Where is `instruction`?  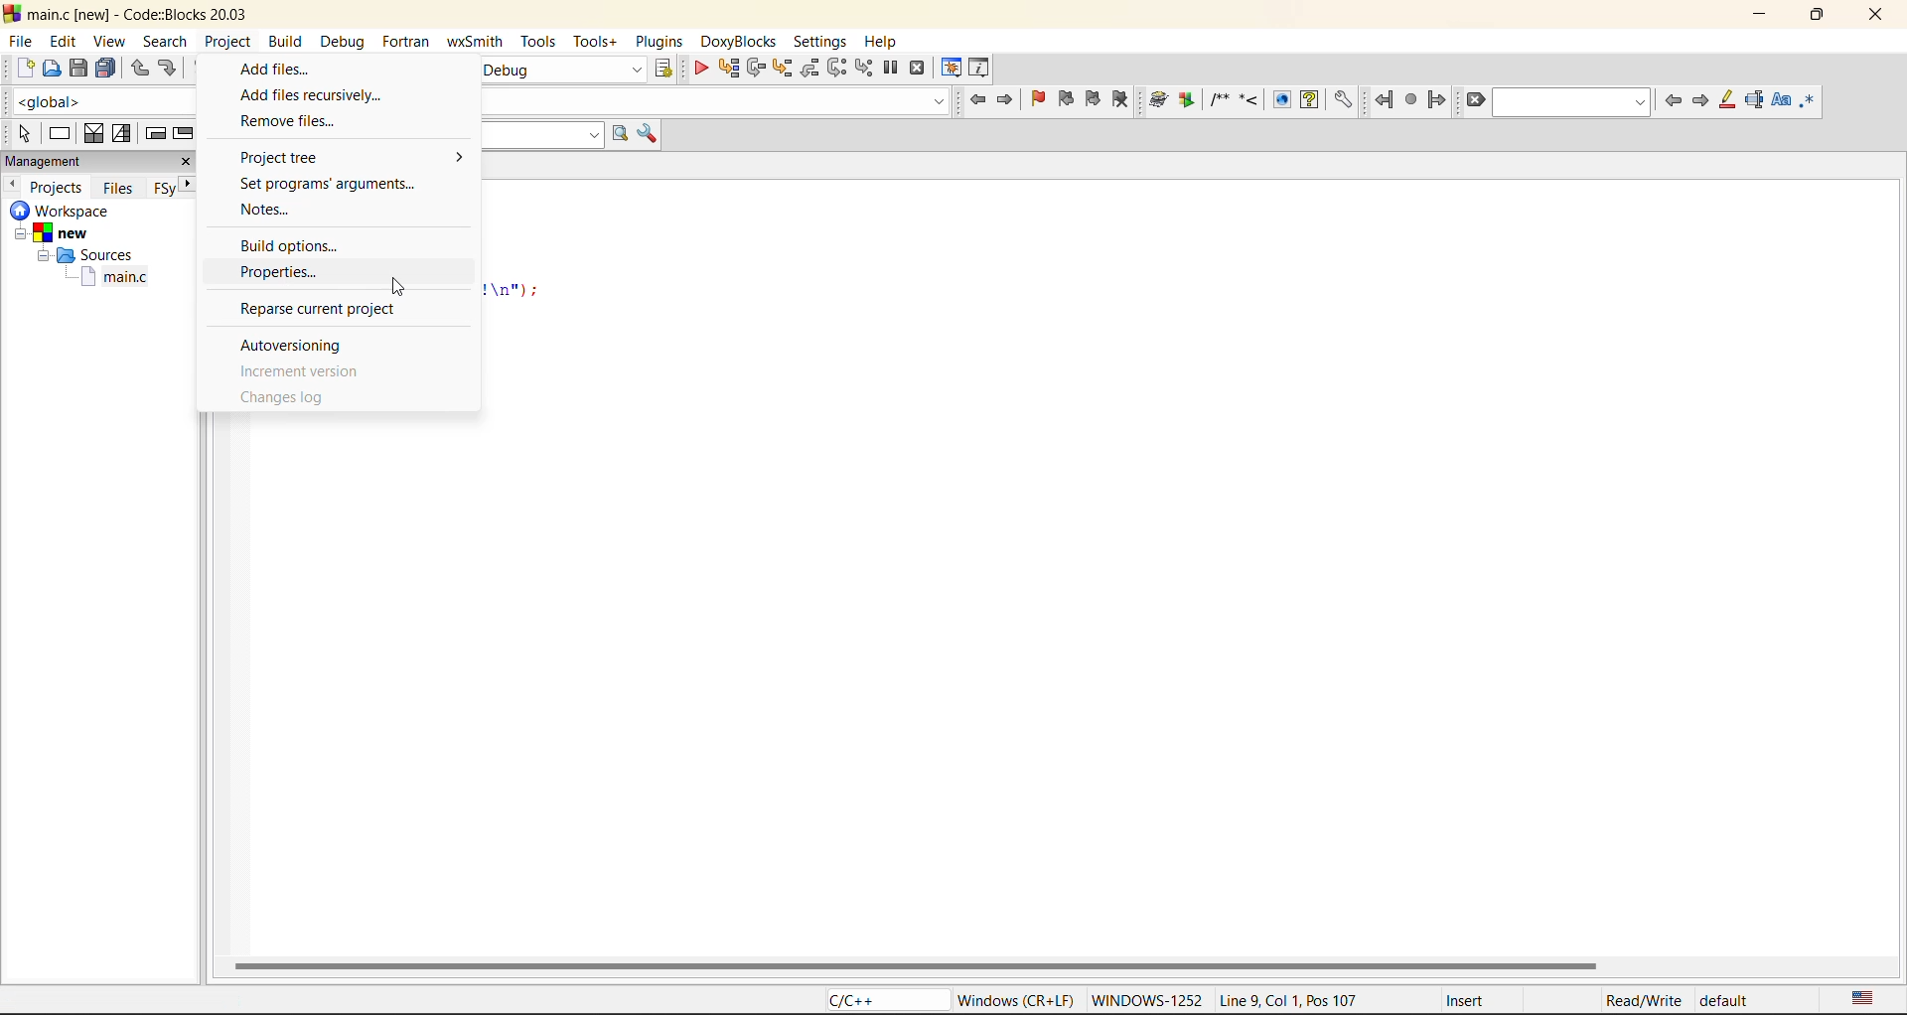 instruction is located at coordinates (60, 133).